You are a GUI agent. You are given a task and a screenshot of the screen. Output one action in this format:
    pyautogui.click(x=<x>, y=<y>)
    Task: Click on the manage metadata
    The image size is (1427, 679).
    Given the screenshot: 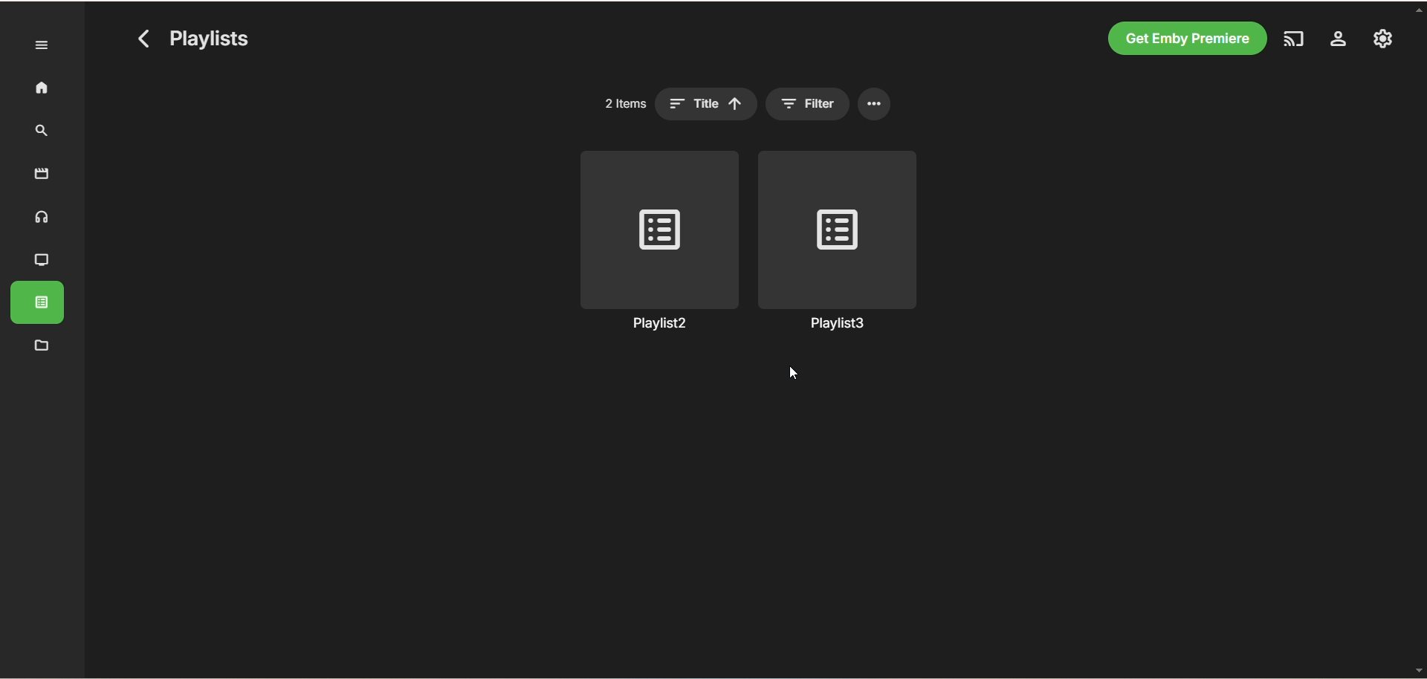 What is the action you would take?
    pyautogui.click(x=42, y=345)
    